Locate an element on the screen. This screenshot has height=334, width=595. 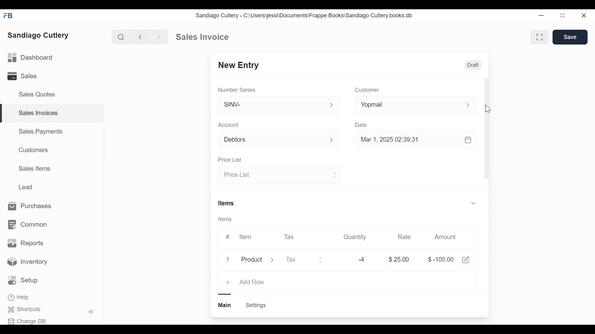
Draft is located at coordinates (473, 65).